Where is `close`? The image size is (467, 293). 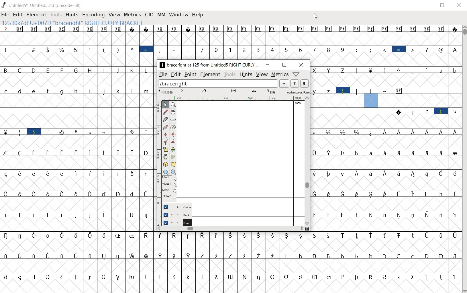
close is located at coordinates (301, 65).